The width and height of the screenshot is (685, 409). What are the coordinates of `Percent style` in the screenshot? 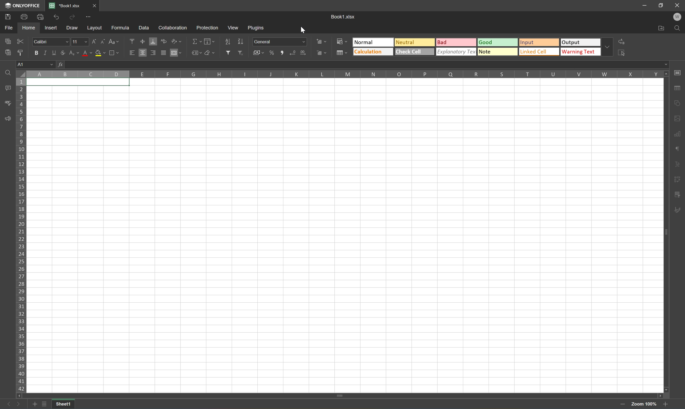 It's located at (273, 53).